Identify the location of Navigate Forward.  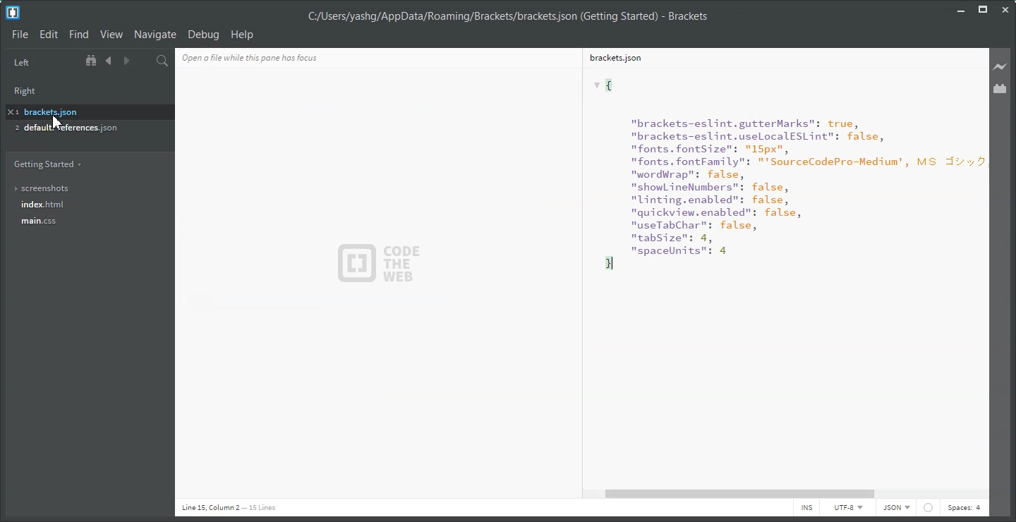
(125, 61).